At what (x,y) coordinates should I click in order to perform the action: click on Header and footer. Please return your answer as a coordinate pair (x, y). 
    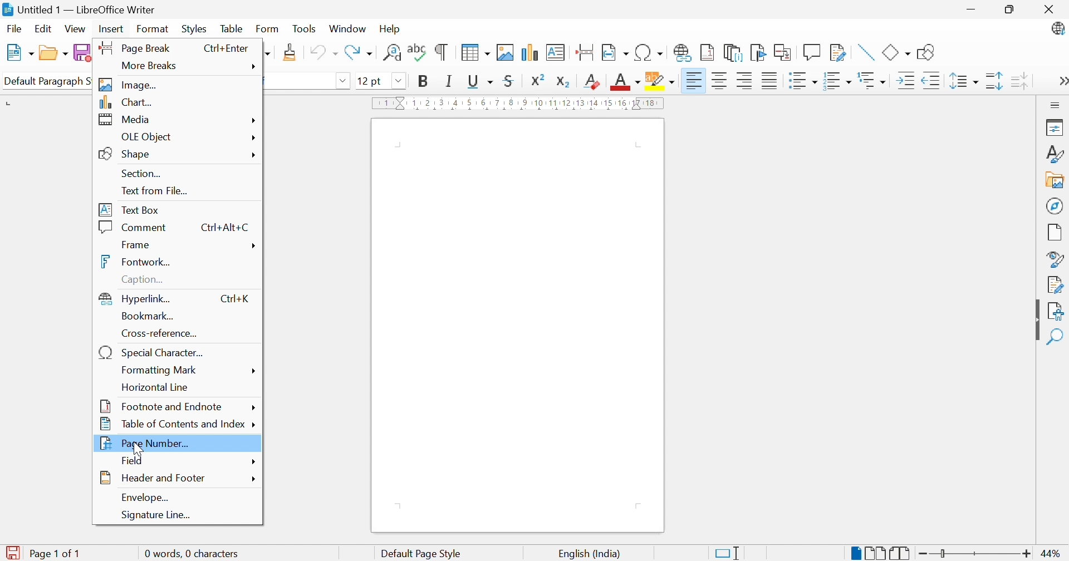
    Looking at the image, I should click on (154, 478).